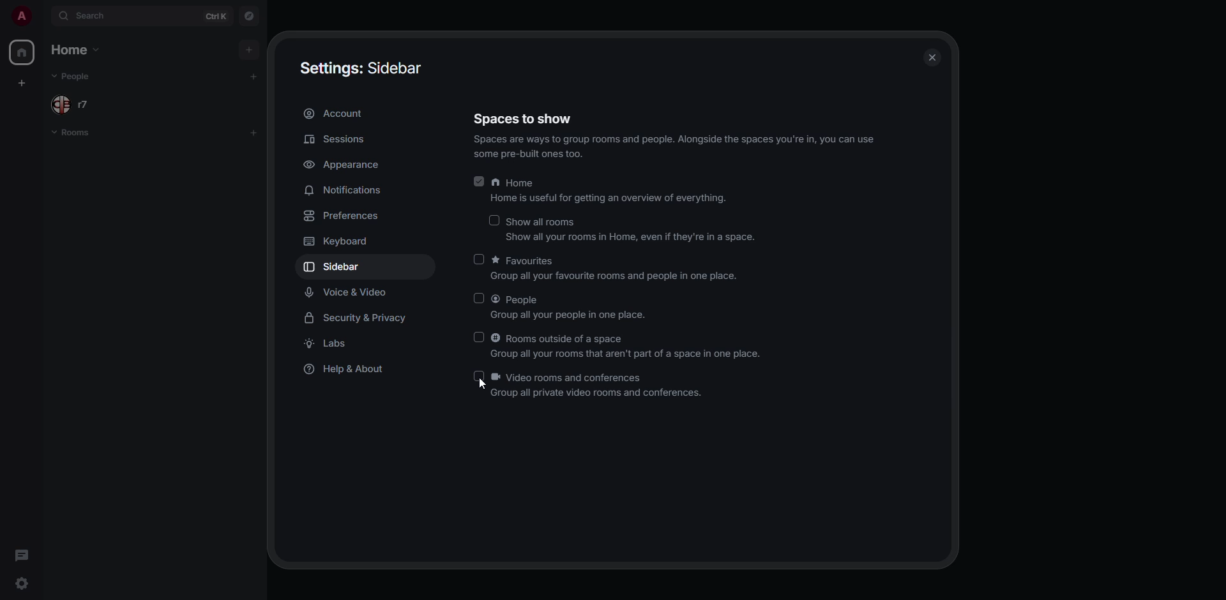  I want to click on add, so click(254, 135).